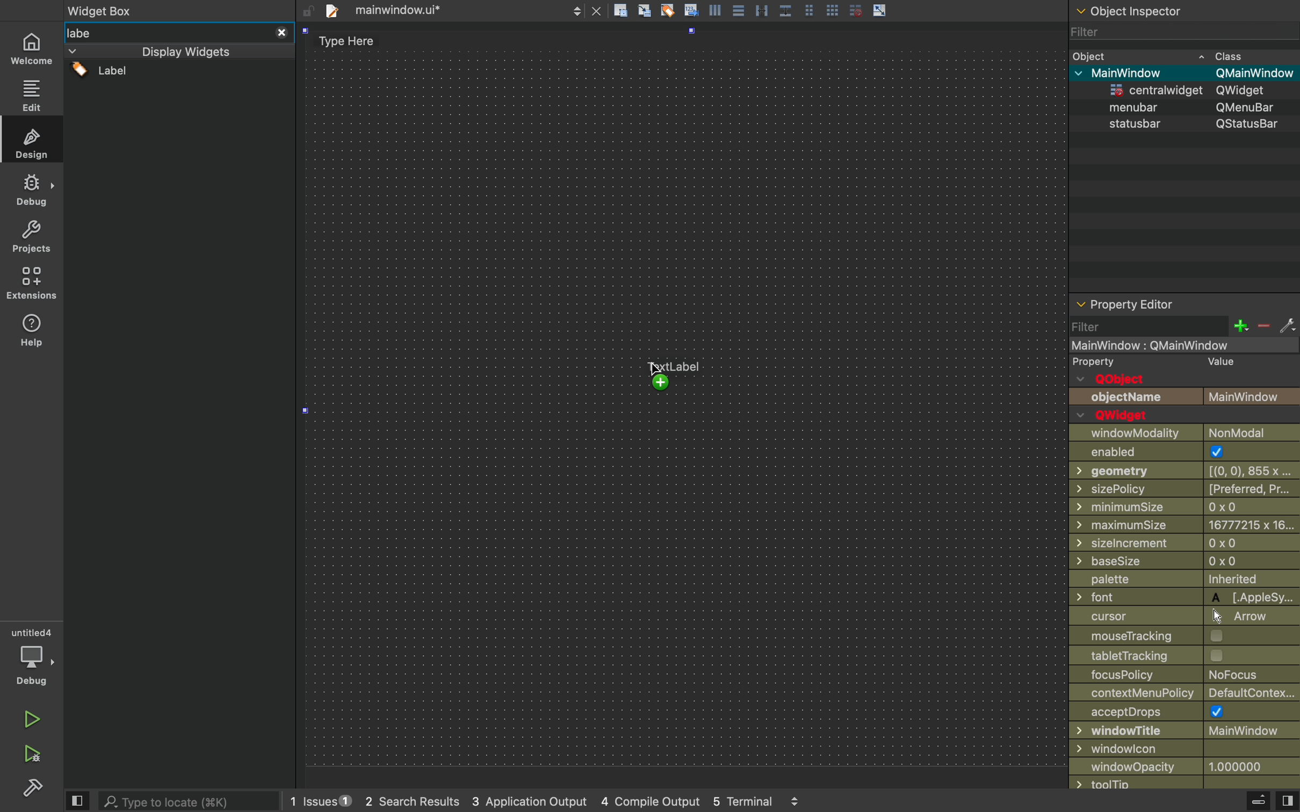 The image size is (1300, 812). I want to click on build and run, so click(31, 753).